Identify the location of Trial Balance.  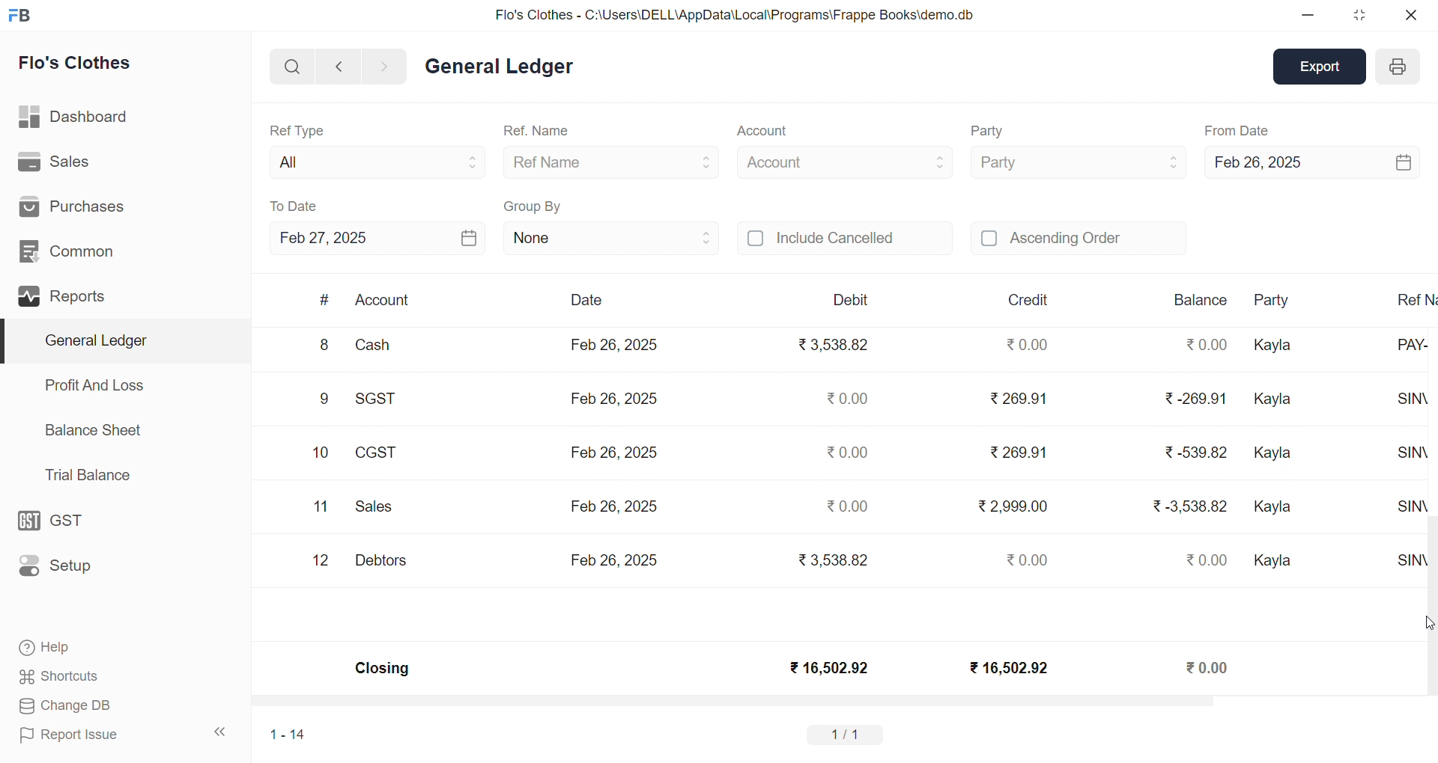
(89, 476).